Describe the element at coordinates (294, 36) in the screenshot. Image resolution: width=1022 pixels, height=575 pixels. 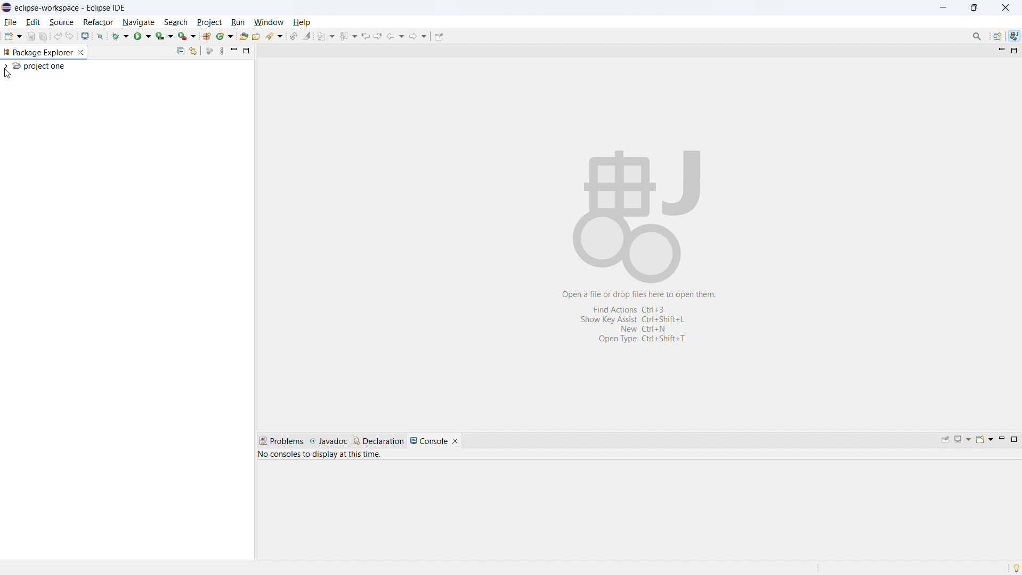
I see `toggle ant editor auto reconcile` at that location.